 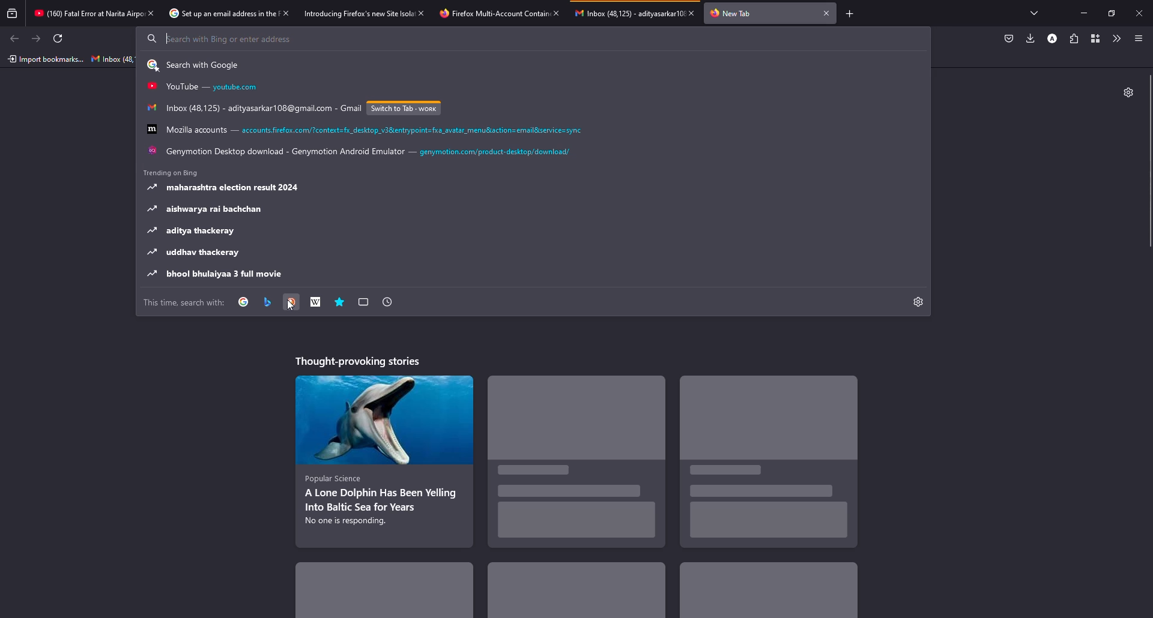 What do you see at coordinates (483, 14) in the screenshot?
I see `tab` at bounding box center [483, 14].